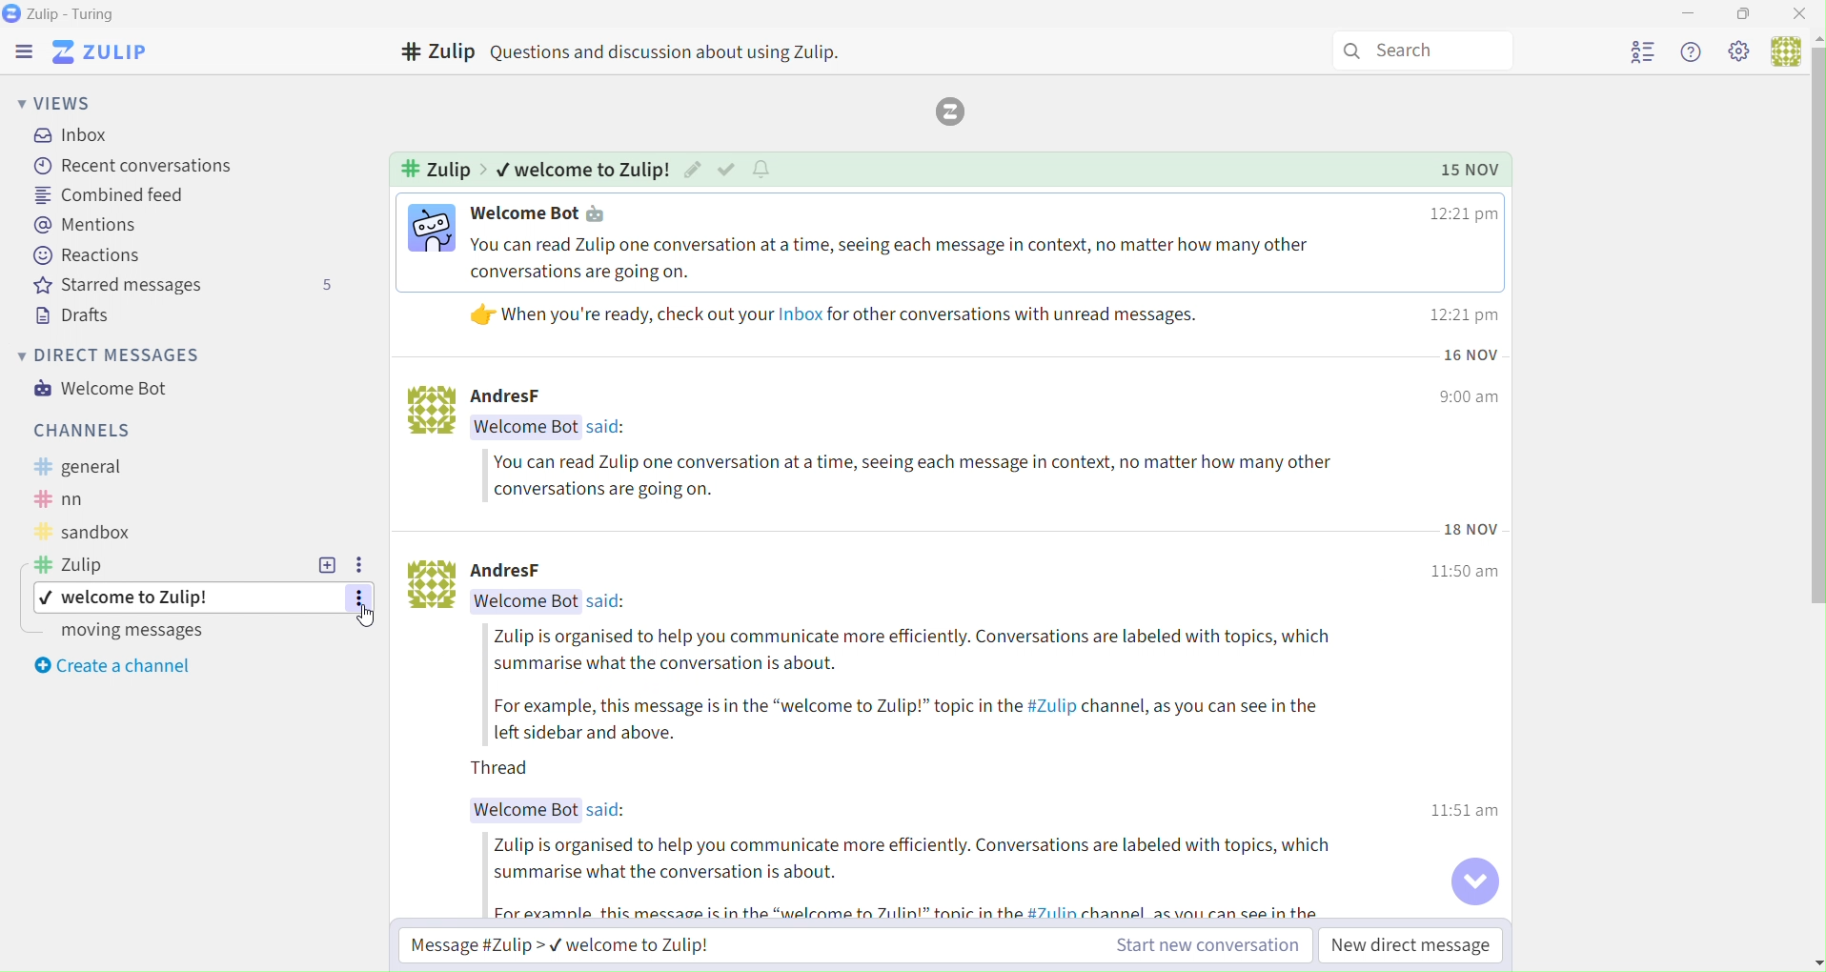  What do you see at coordinates (524, 600) in the screenshot?
I see `Text` at bounding box center [524, 600].